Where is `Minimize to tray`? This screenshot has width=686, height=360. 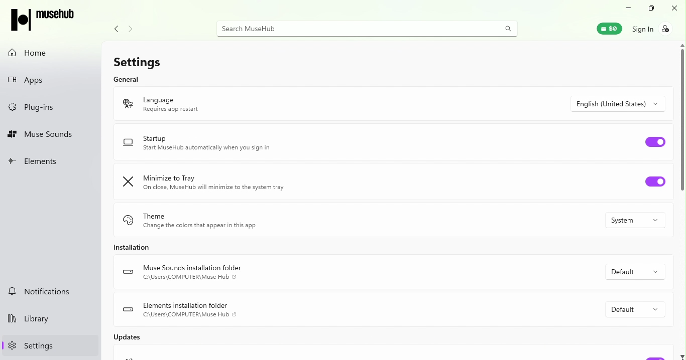
Minimize to tray is located at coordinates (204, 184).